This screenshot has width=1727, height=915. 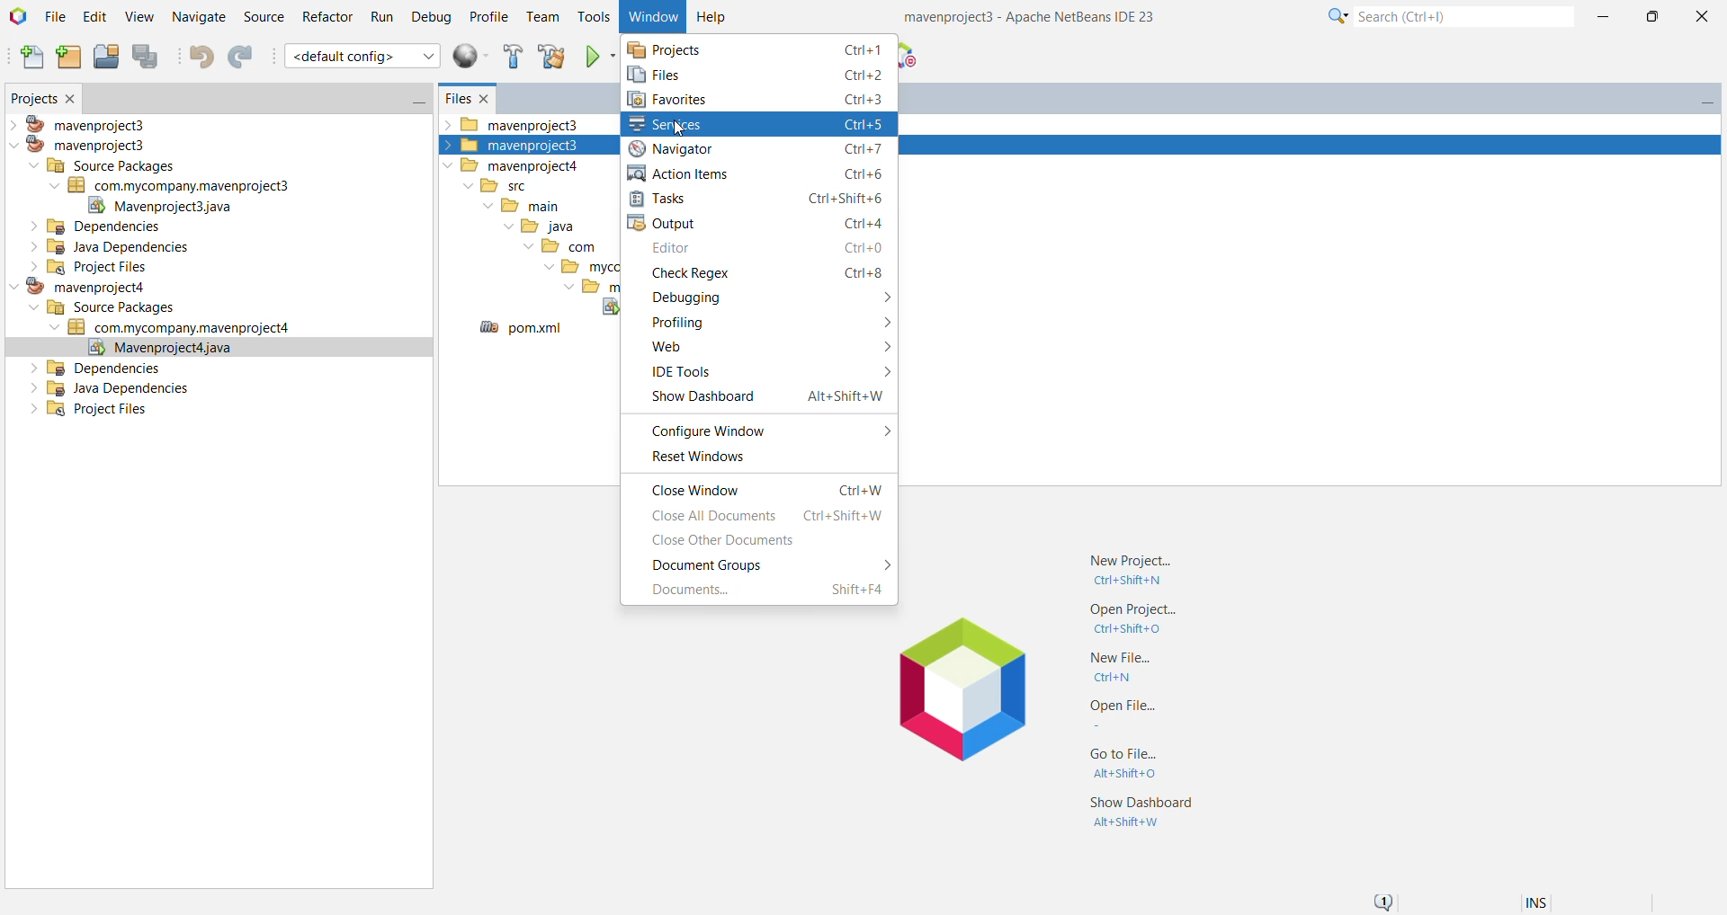 I want to click on Close Window, so click(x=768, y=489).